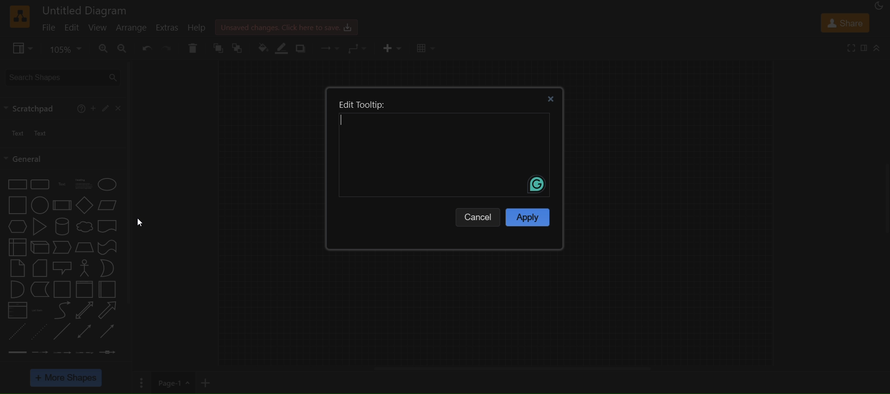 The height and width of the screenshot is (394, 890). Describe the element at coordinates (108, 207) in the screenshot. I see `parallelogram` at that location.